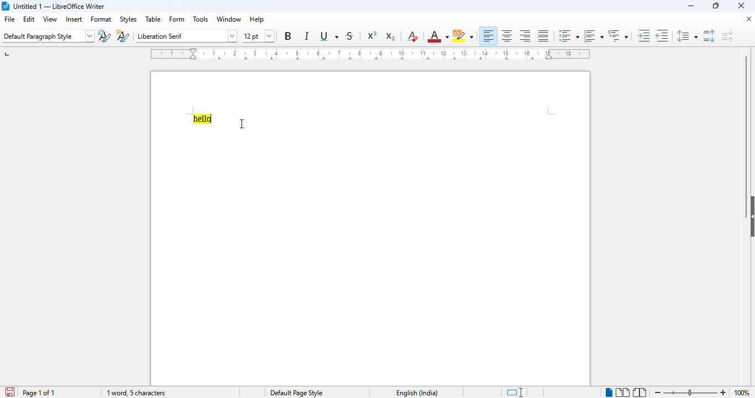  Describe the element at coordinates (640, 392) in the screenshot. I see `book view` at that location.